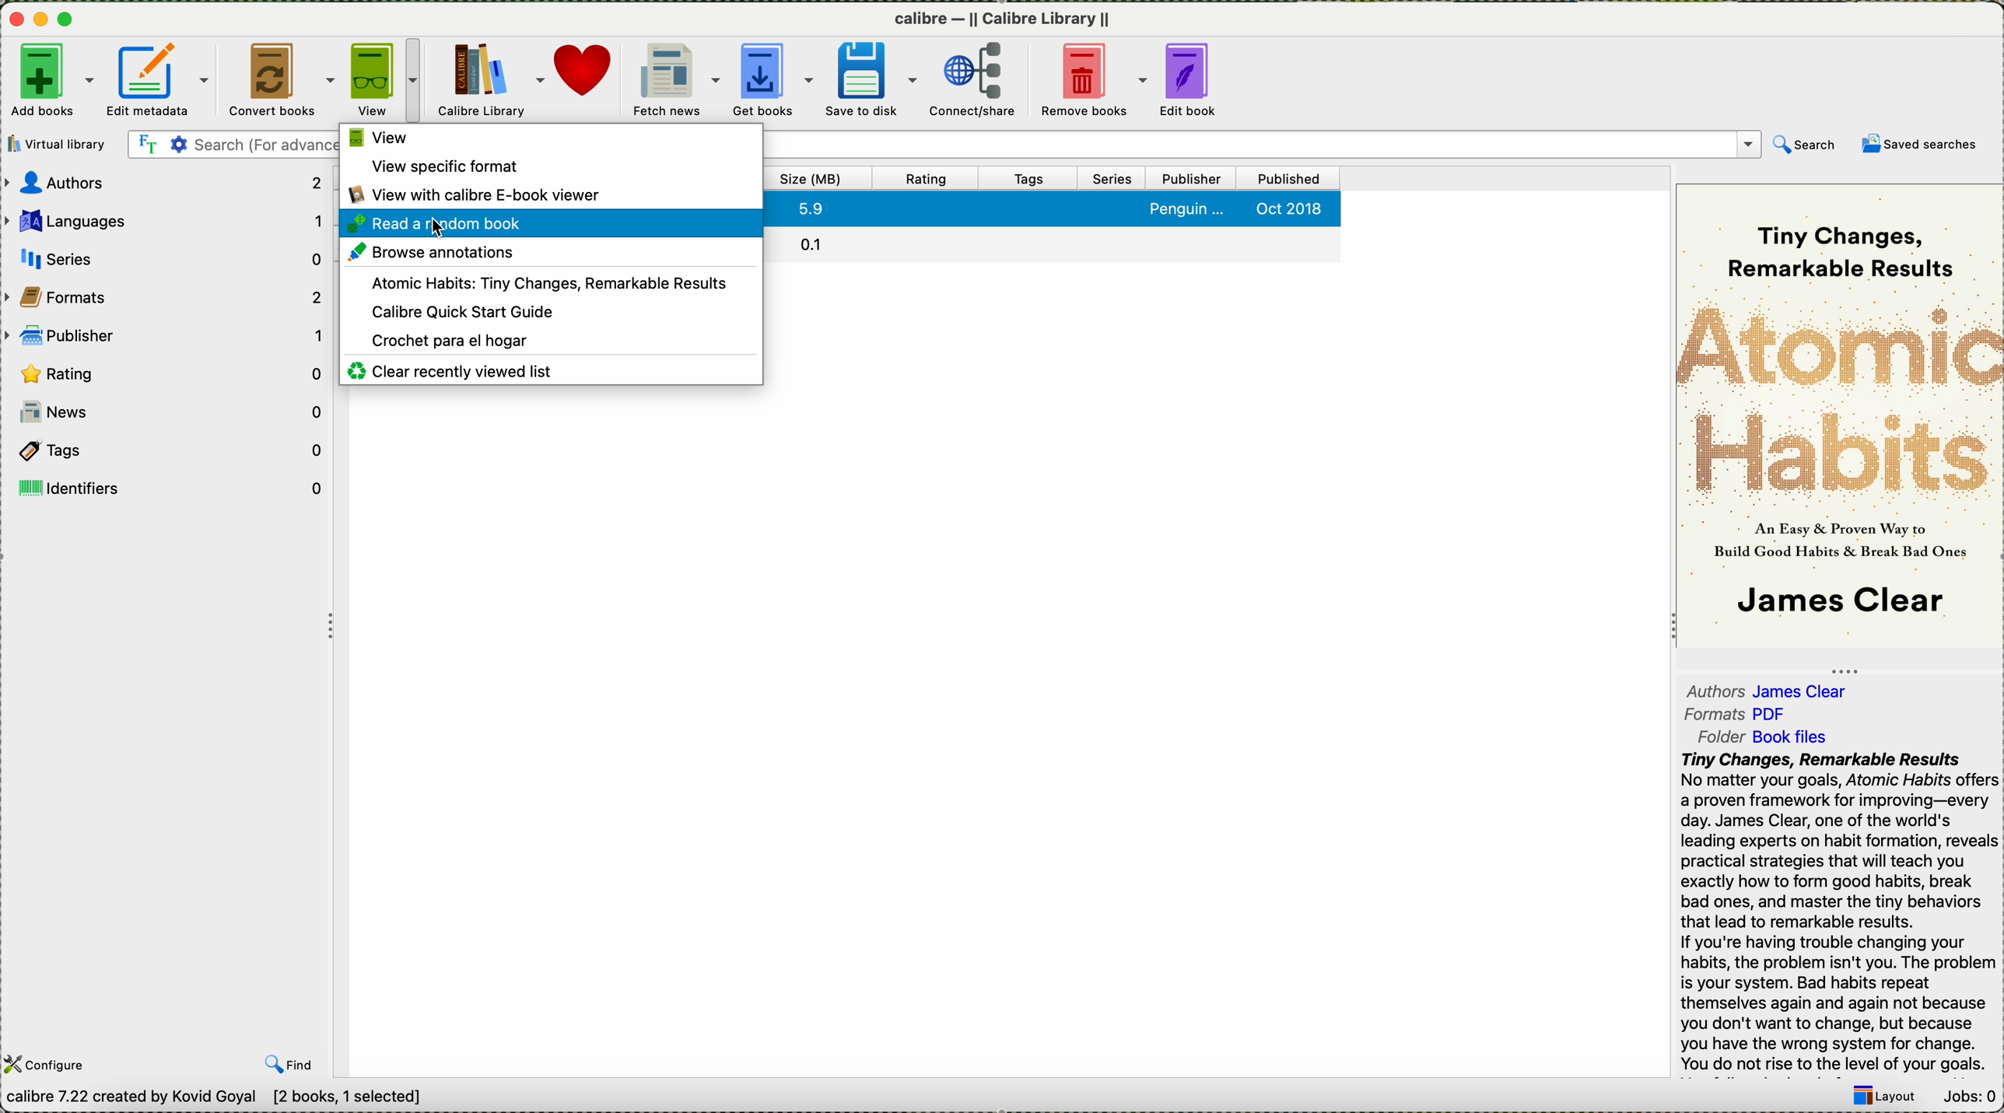  I want to click on authors, so click(163, 182).